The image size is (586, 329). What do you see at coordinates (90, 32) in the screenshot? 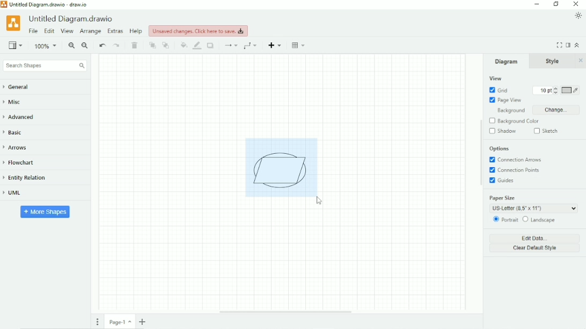
I see `Arrange` at bounding box center [90, 32].